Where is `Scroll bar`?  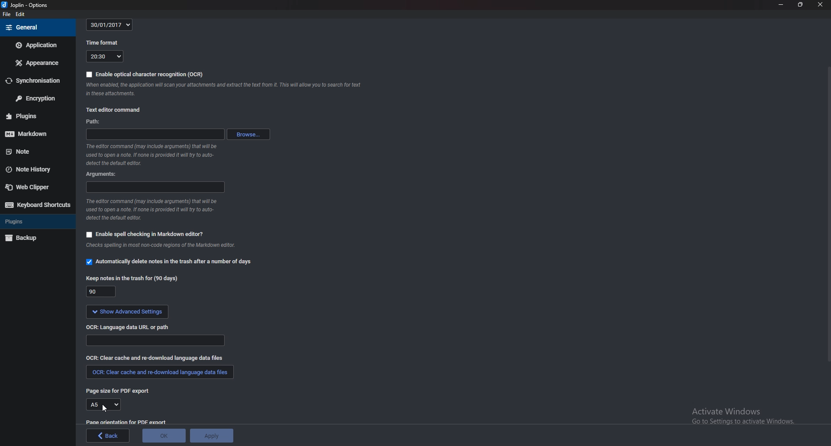 Scroll bar is located at coordinates (828, 213).